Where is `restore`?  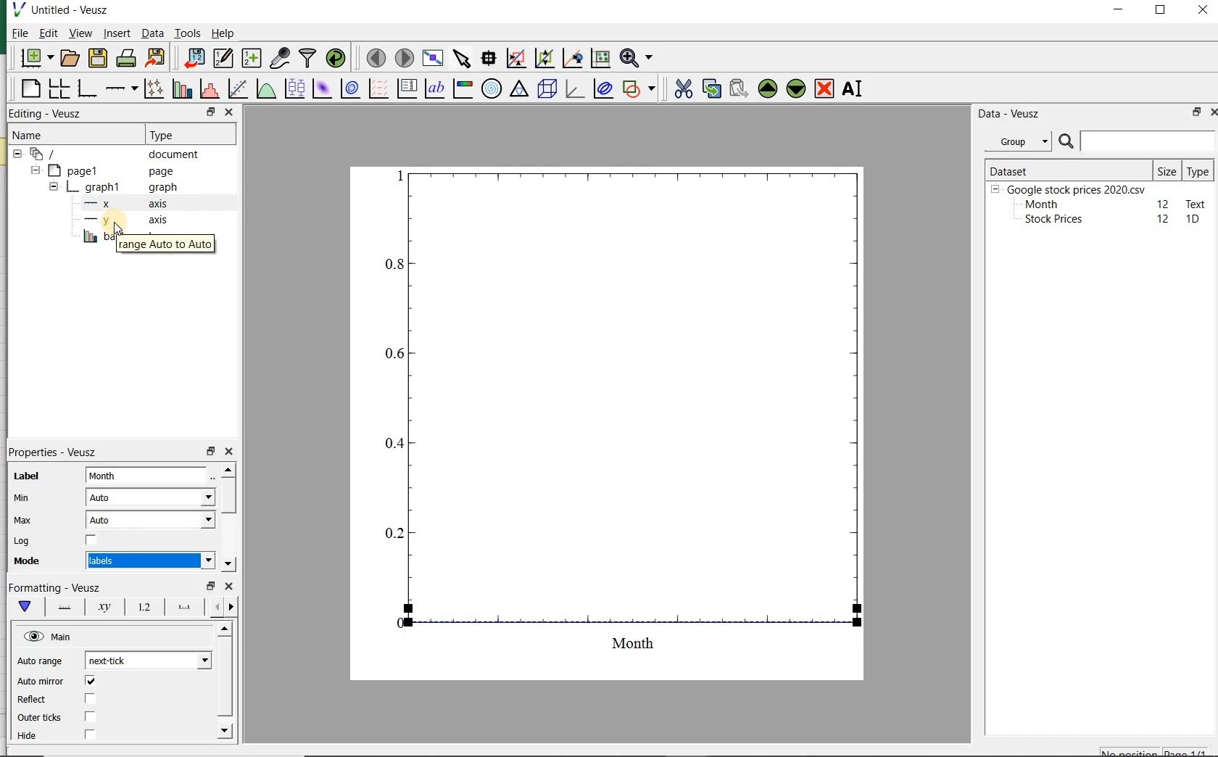 restore is located at coordinates (212, 452).